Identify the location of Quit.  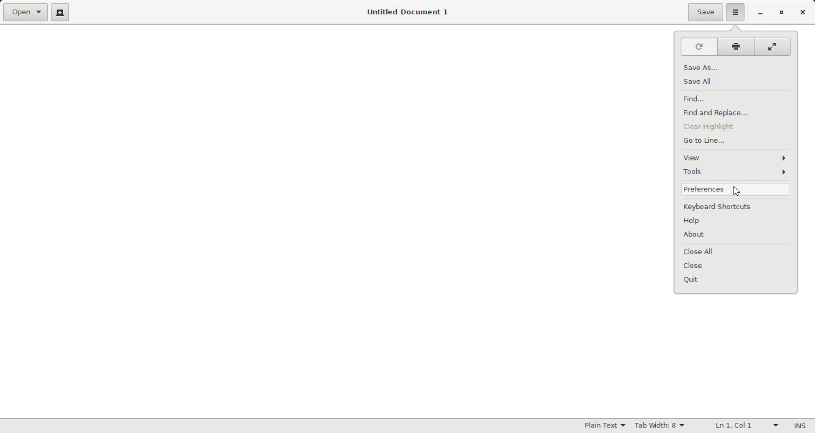
(736, 279).